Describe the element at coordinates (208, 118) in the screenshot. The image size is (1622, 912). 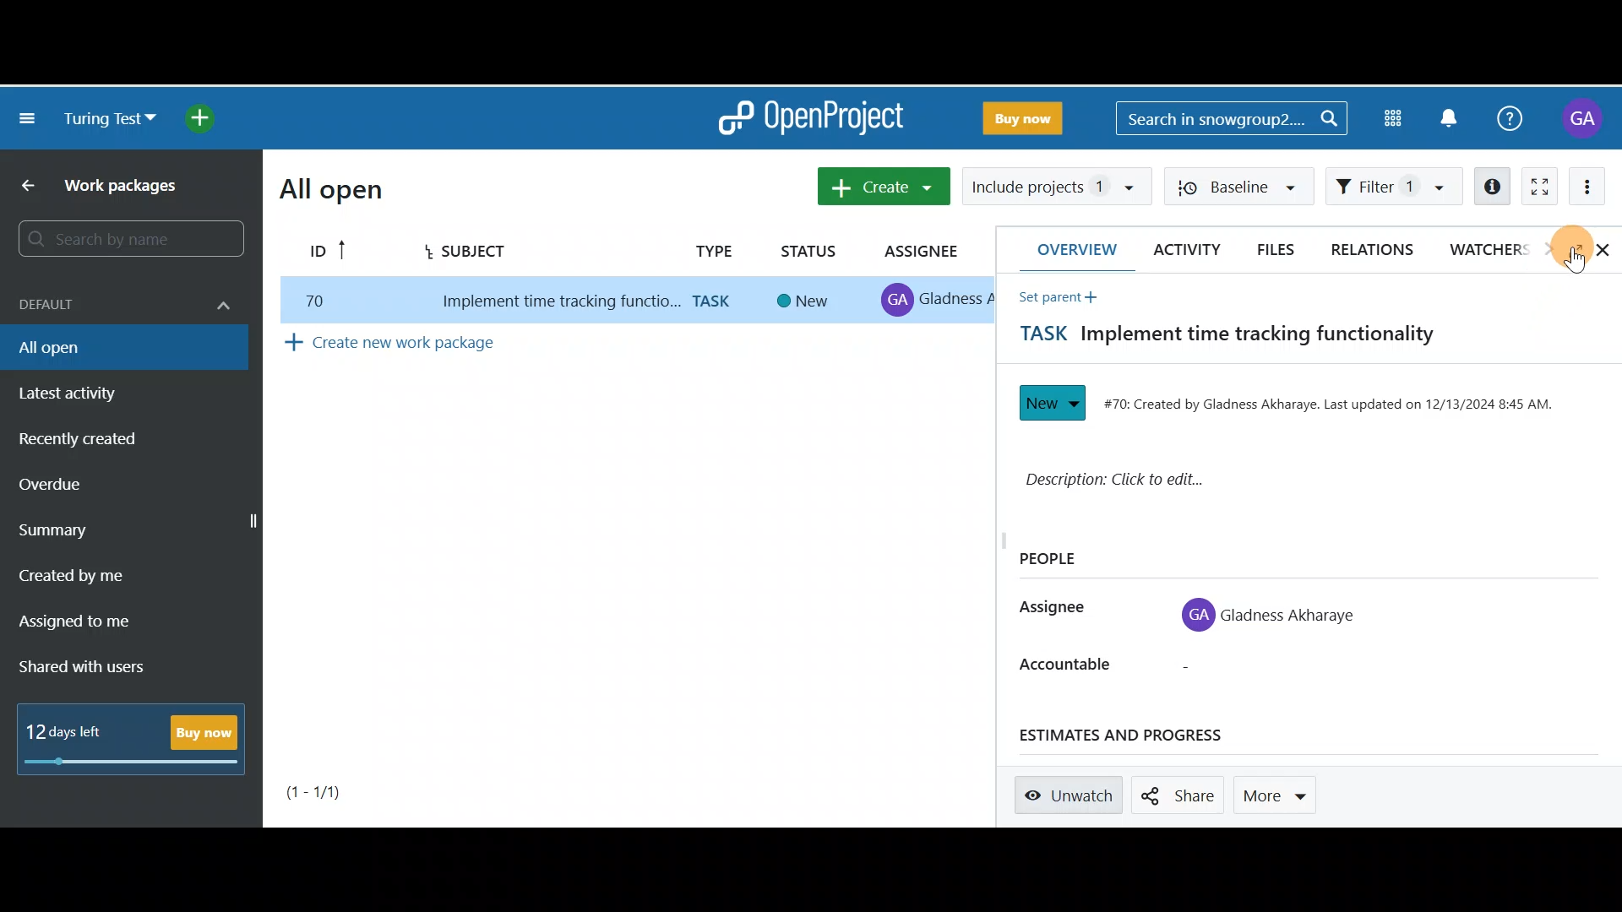
I see `Open quick add menu` at that location.